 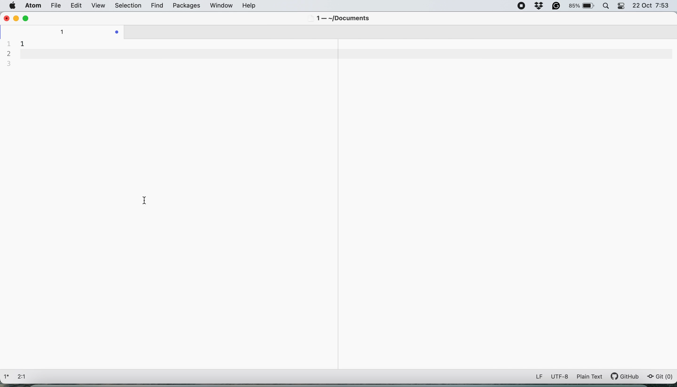 I want to click on dropbox, so click(x=539, y=6).